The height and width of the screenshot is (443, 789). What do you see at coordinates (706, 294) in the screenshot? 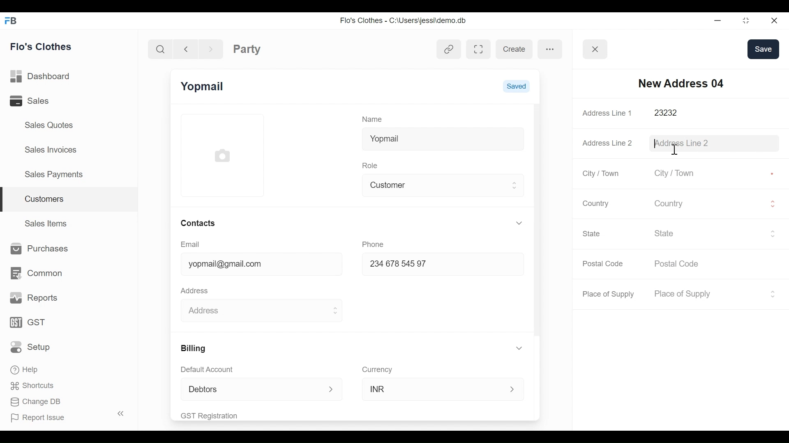
I see `Place of Supply` at bounding box center [706, 294].